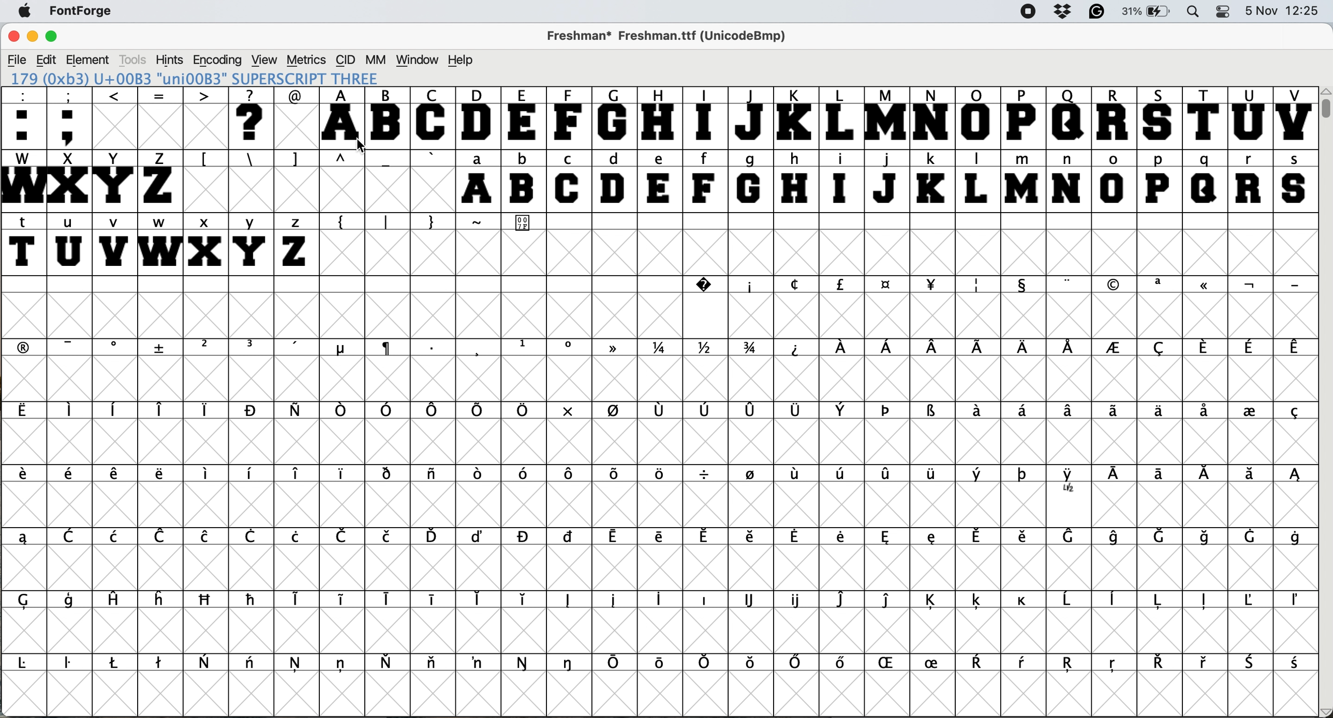  Describe the element at coordinates (934, 475) in the screenshot. I see `symbol` at that location.